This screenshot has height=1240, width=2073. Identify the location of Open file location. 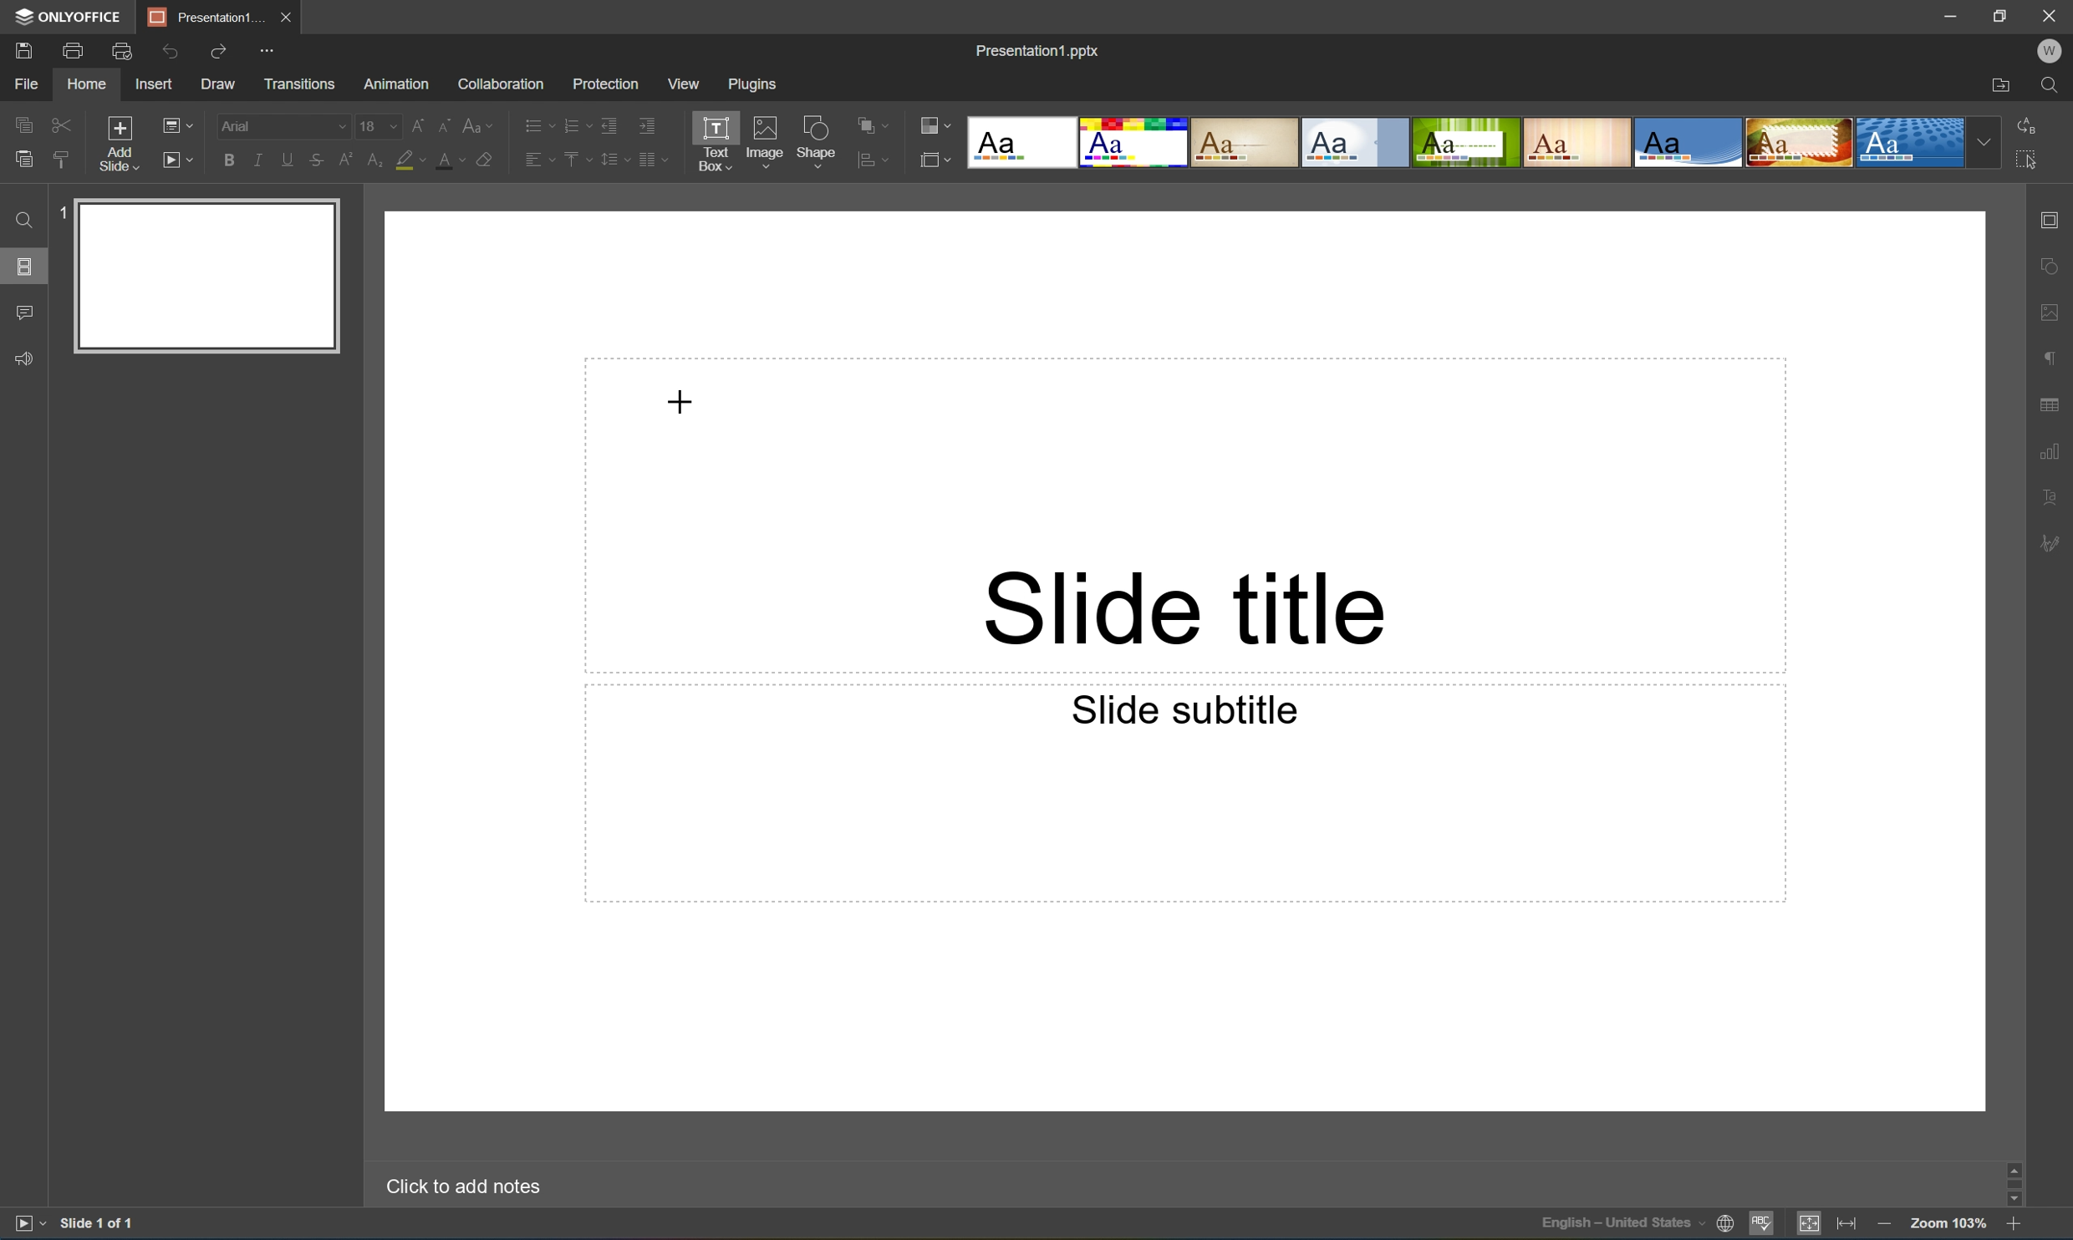
(2000, 87).